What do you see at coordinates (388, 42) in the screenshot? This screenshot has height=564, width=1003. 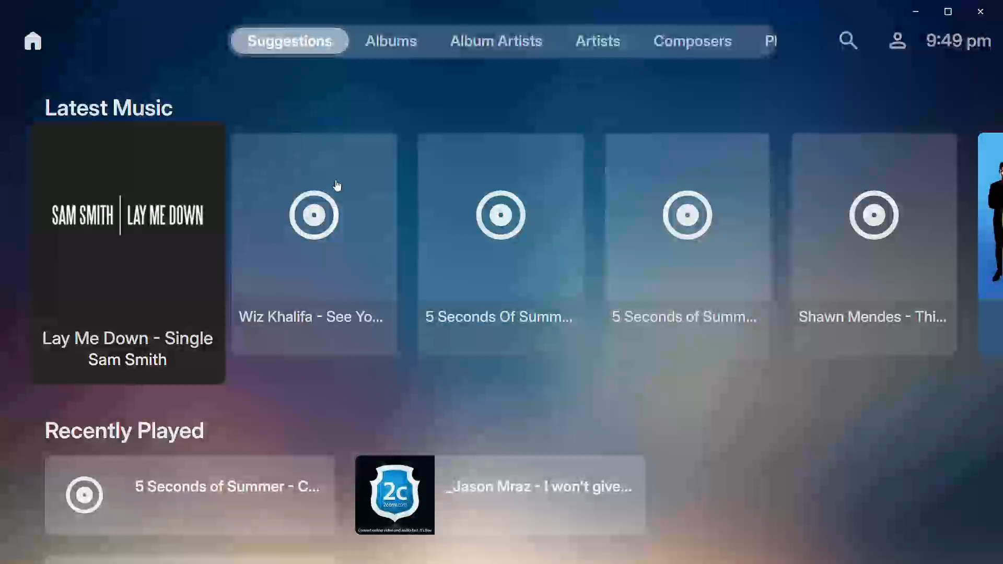 I see `Albums` at bounding box center [388, 42].